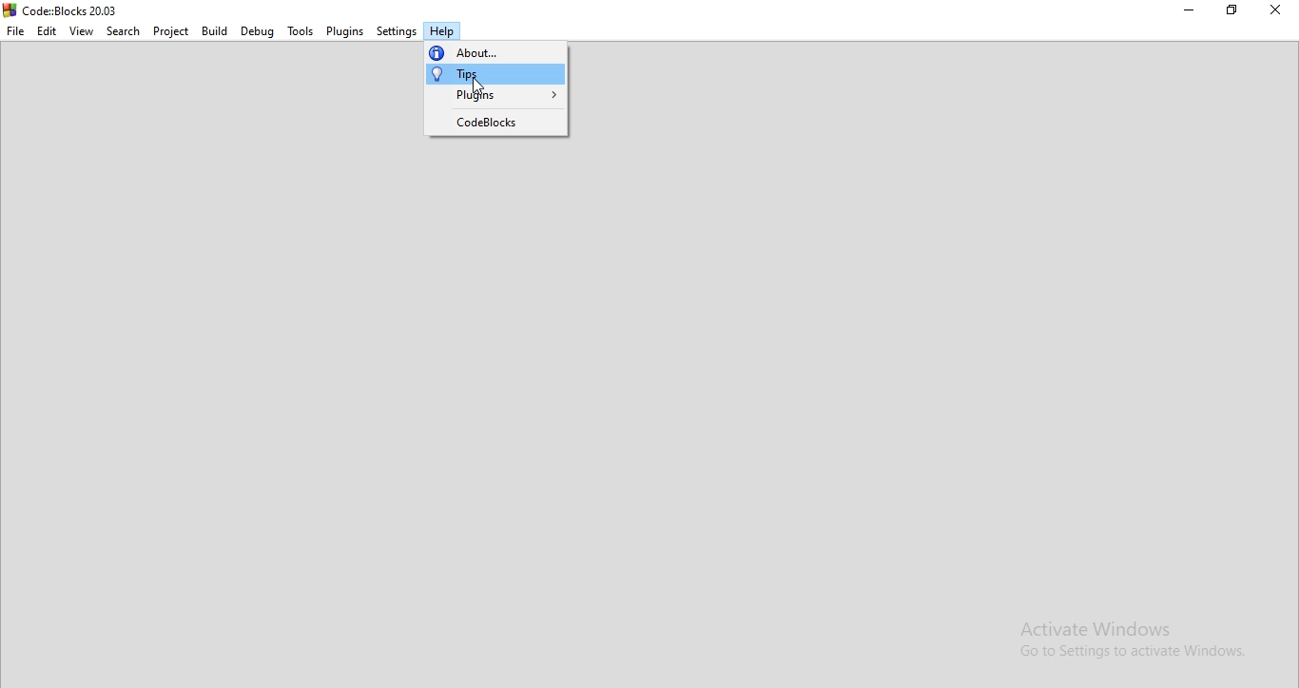 The width and height of the screenshot is (1299, 688). Describe the element at coordinates (496, 98) in the screenshot. I see `plugins` at that location.